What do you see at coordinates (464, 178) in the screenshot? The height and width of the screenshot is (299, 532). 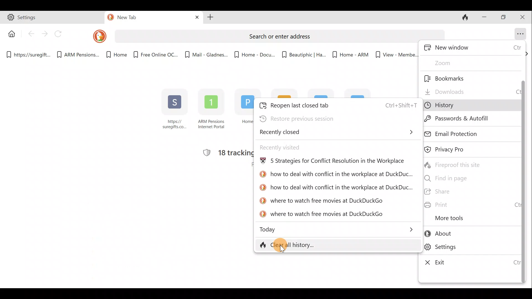 I see `Find in page` at bounding box center [464, 178].